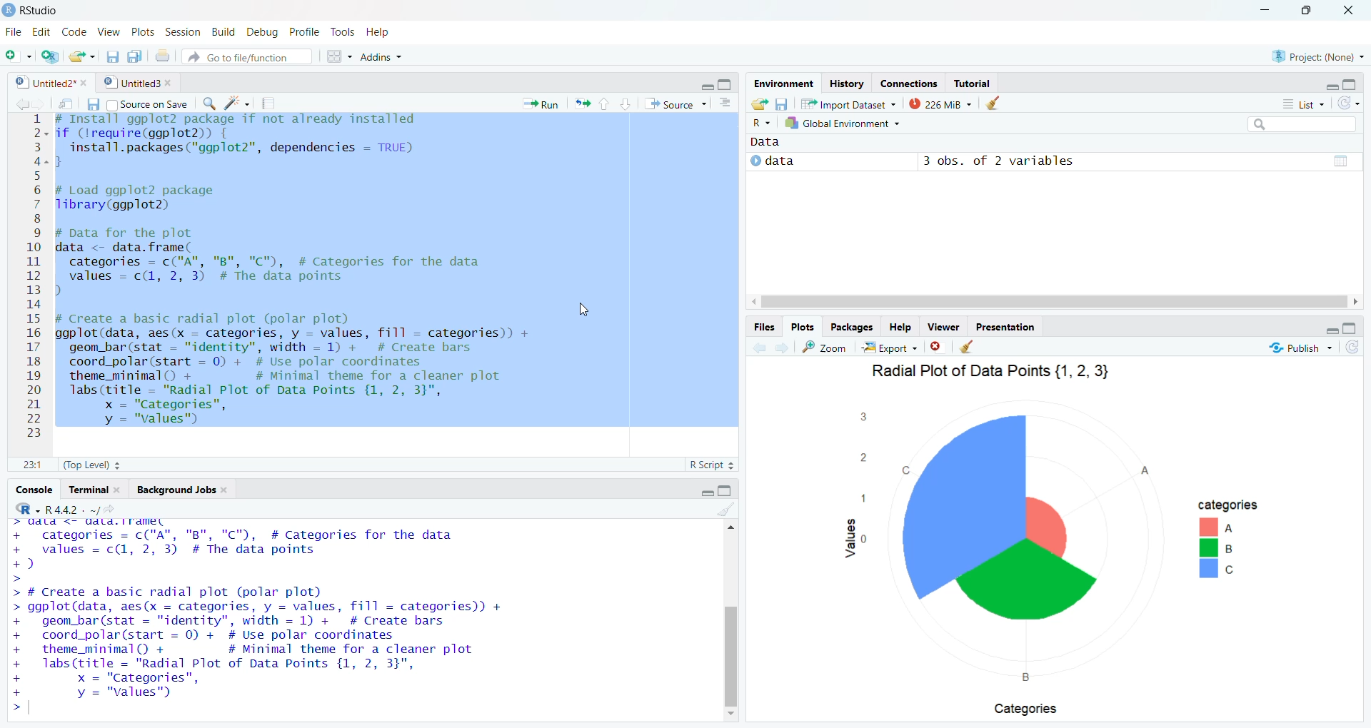  What do you see at coordinates (109, 510) in the screenshot?
I see `view the current working directory` at bounding box center [109, 510].